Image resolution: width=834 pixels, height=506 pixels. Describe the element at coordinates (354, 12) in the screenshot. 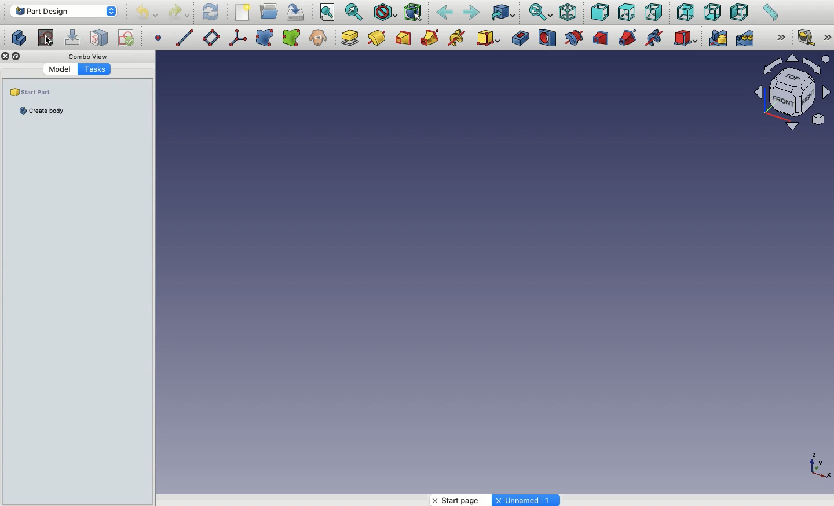

I see `Fit selection` at that location.